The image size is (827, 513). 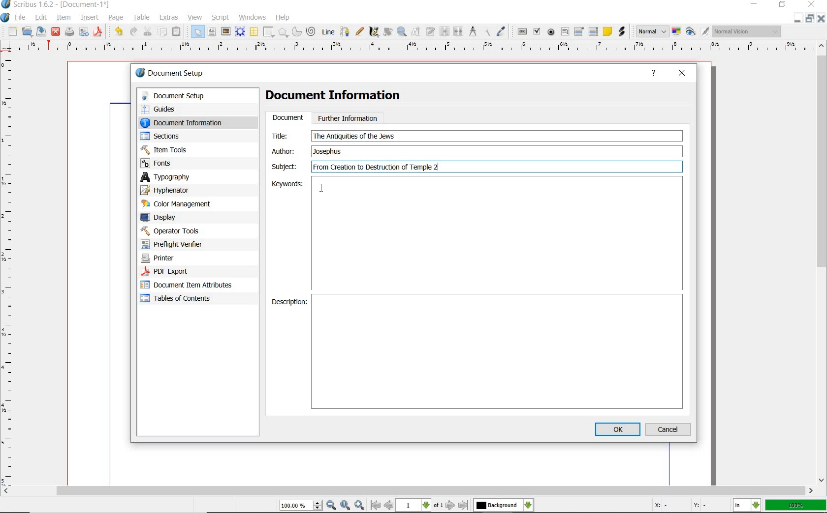 I want to click on minimize, so click(x=753, y=4).